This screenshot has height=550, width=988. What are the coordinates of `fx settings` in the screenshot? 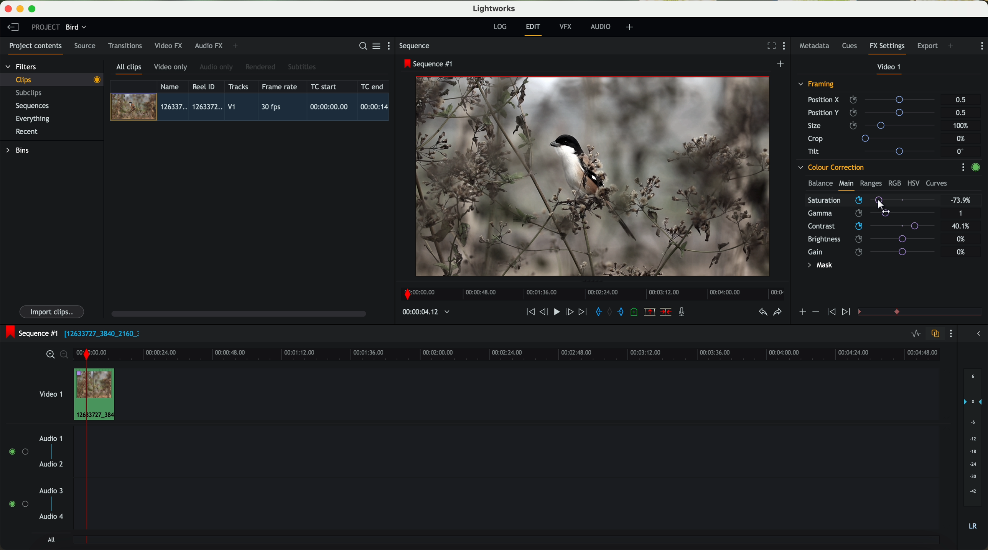 It's located at (887, 48).